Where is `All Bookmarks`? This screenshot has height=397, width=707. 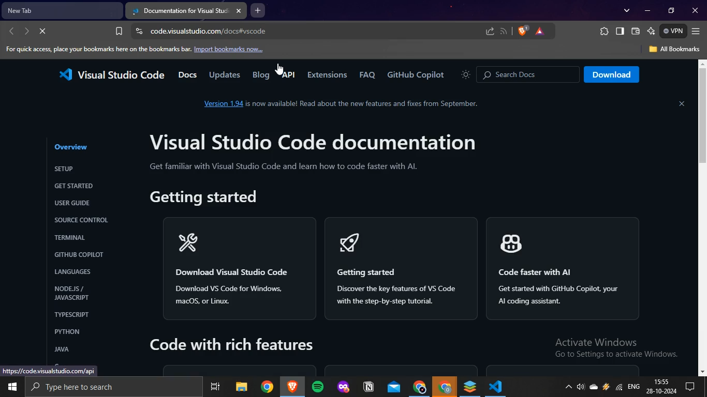
All Bookmarks is located at coordinates (675, 50).